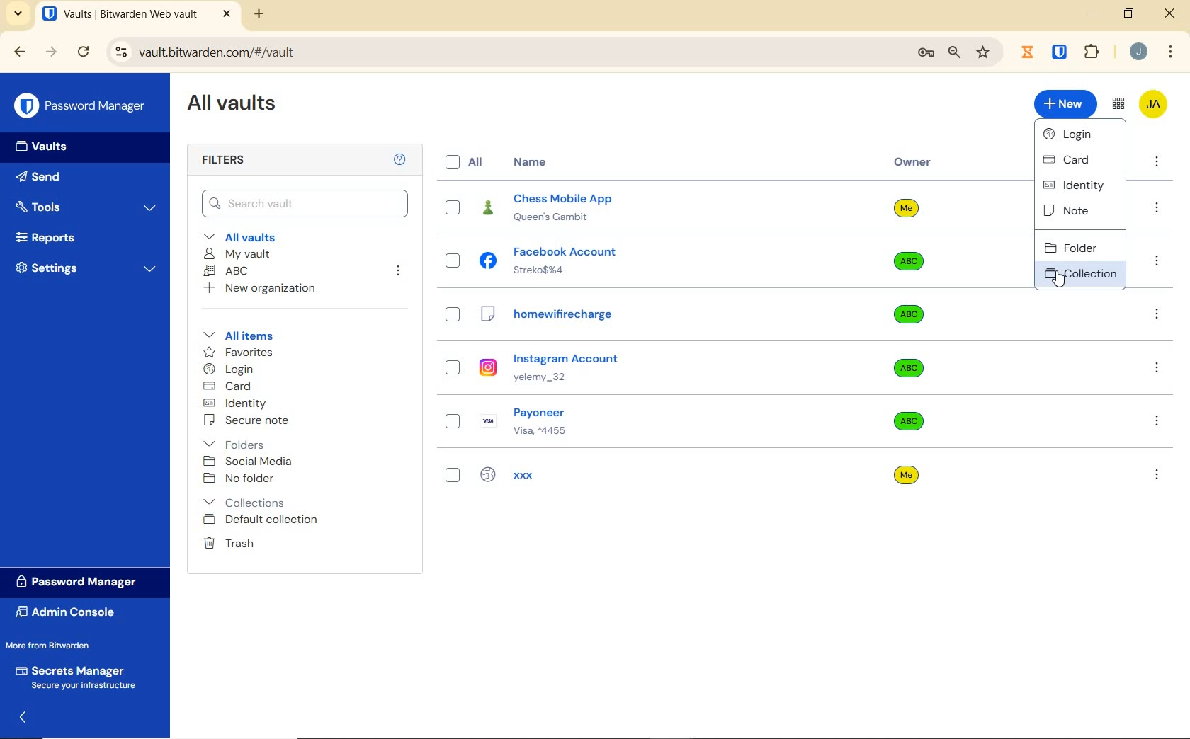 This screenshot has width=1190, height=739. I want to click on Send, so click(41, 176).